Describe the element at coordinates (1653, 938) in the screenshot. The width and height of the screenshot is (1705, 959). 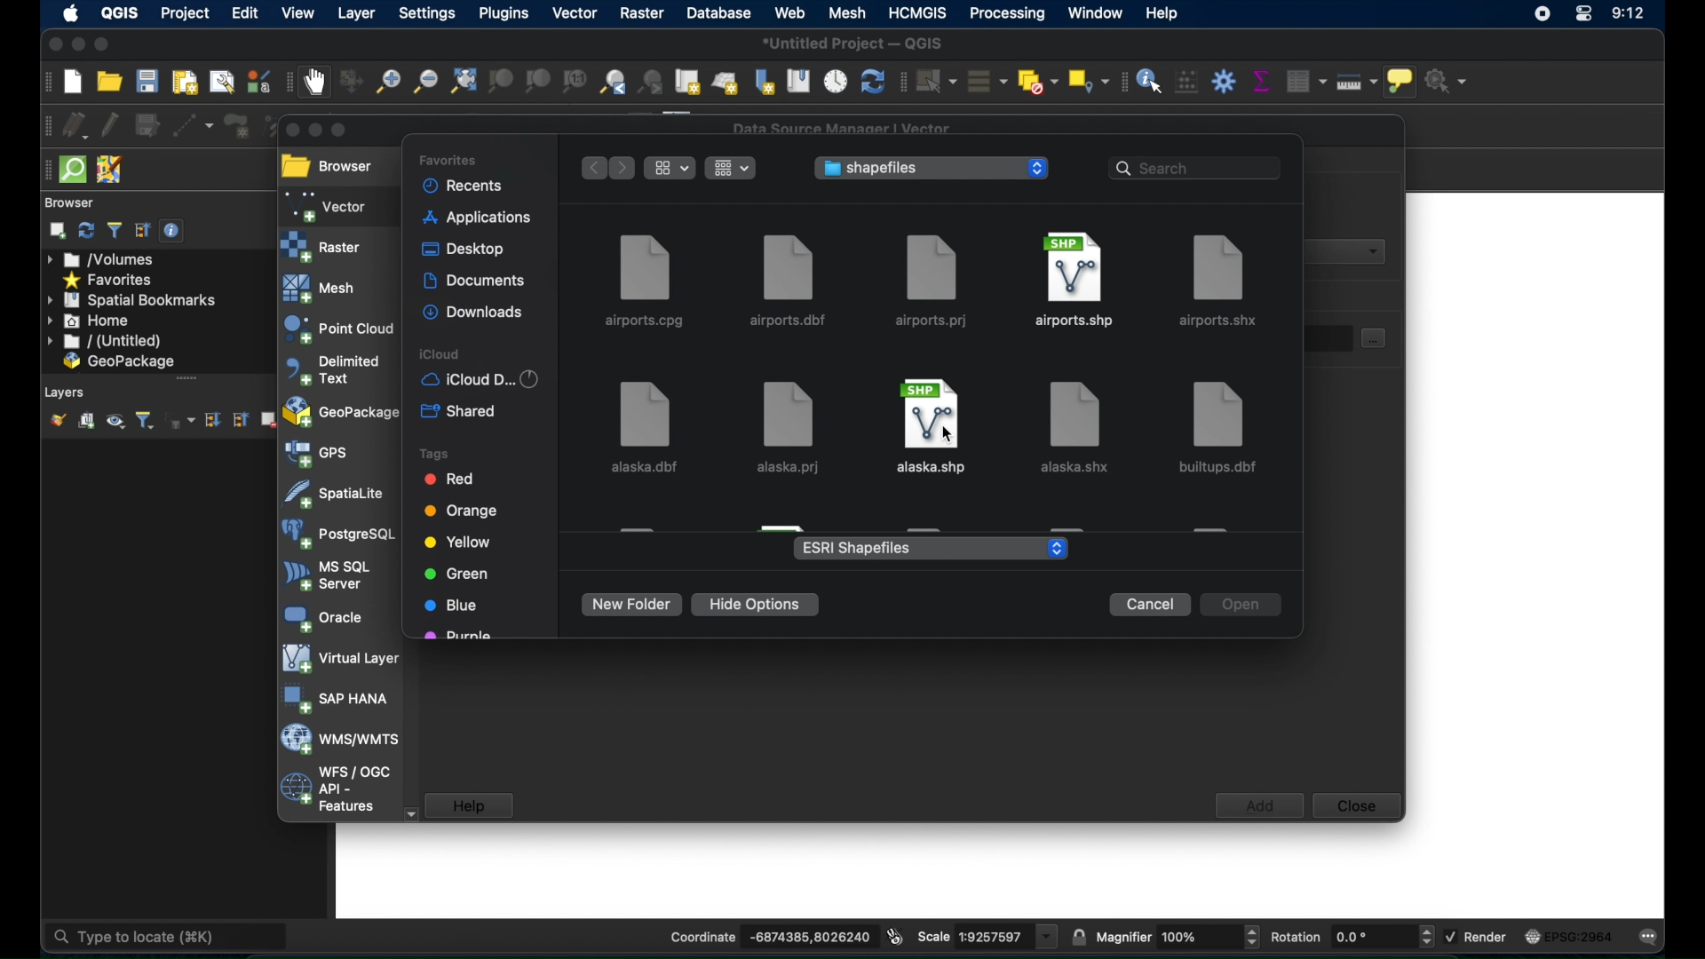
I see `messages` at that location.